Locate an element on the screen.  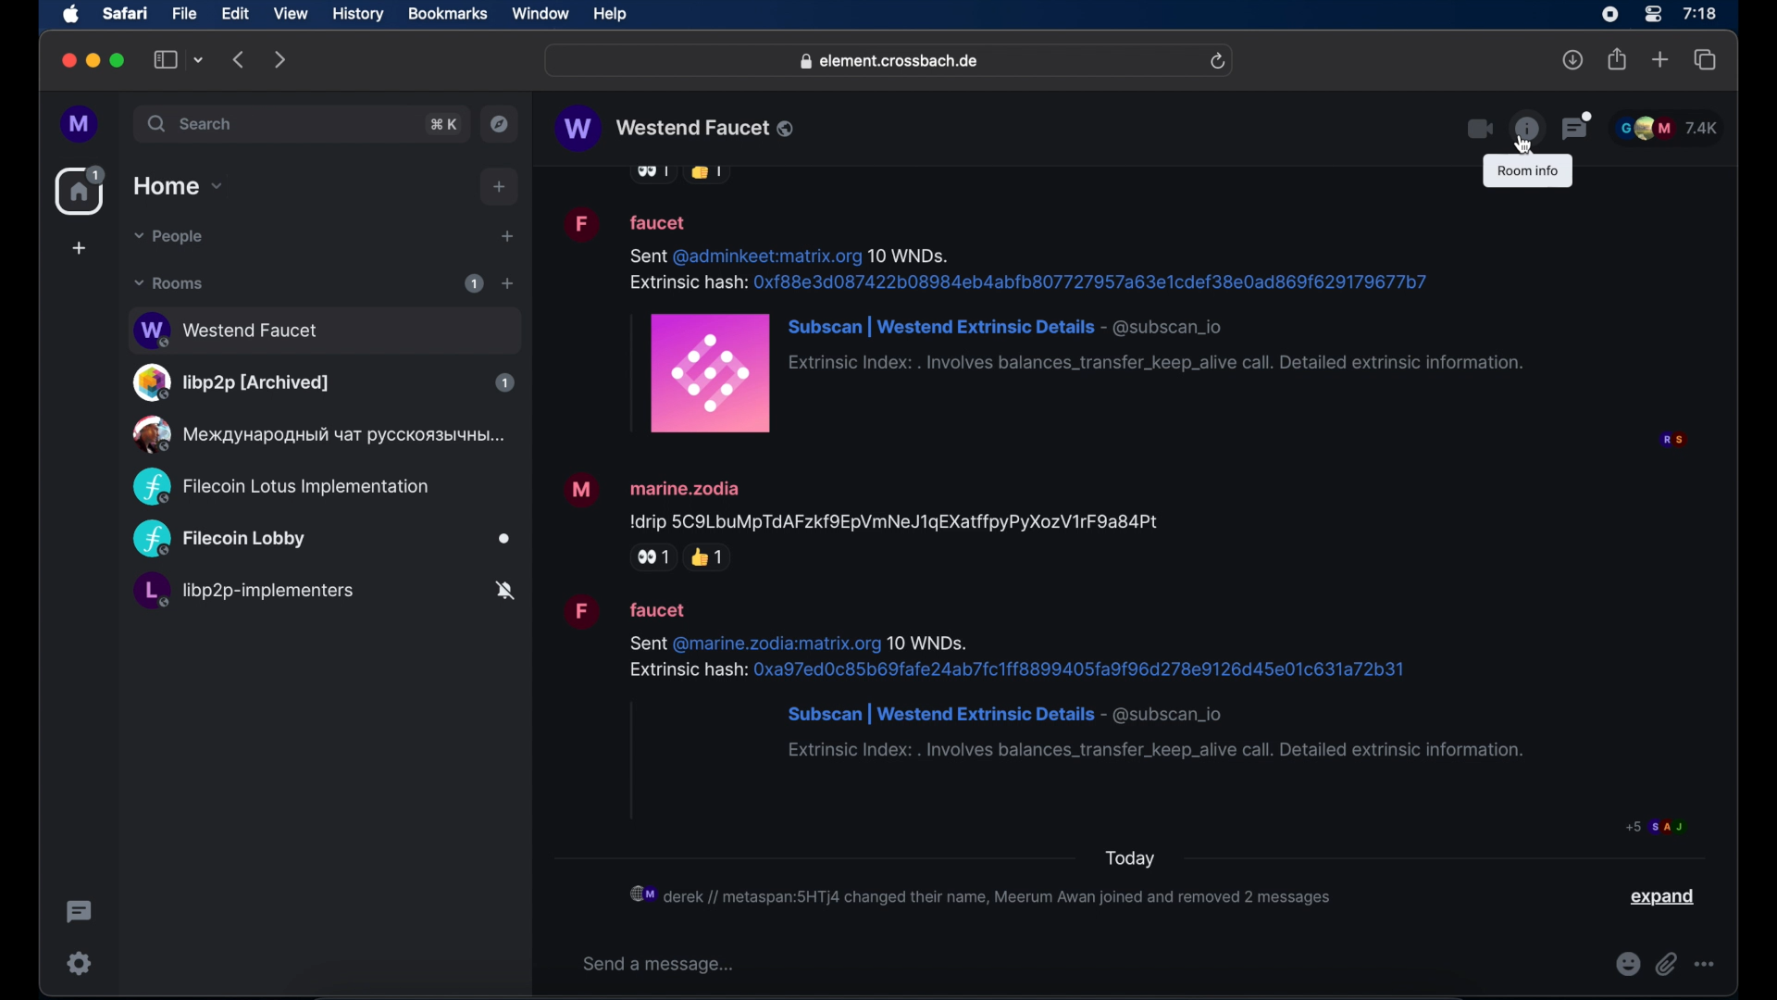
share is located at coordinates (1618, 59).